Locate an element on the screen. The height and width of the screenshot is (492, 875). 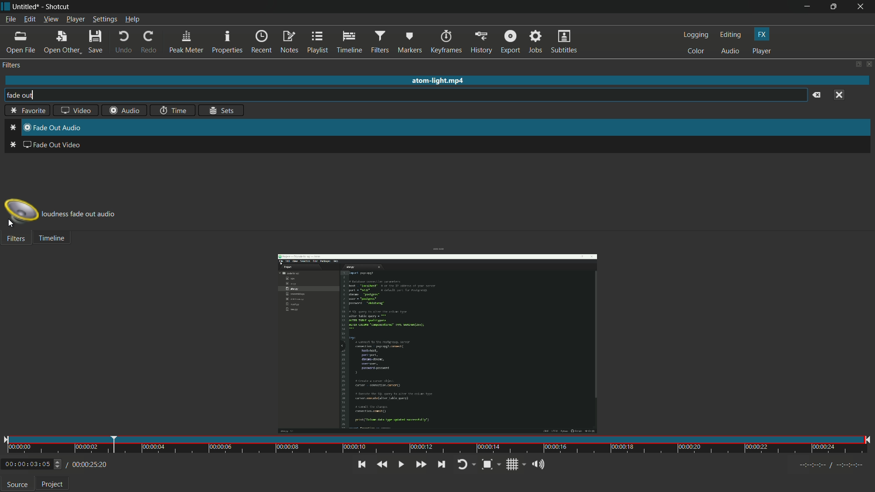
fade out is located at coordinates (15, 95).